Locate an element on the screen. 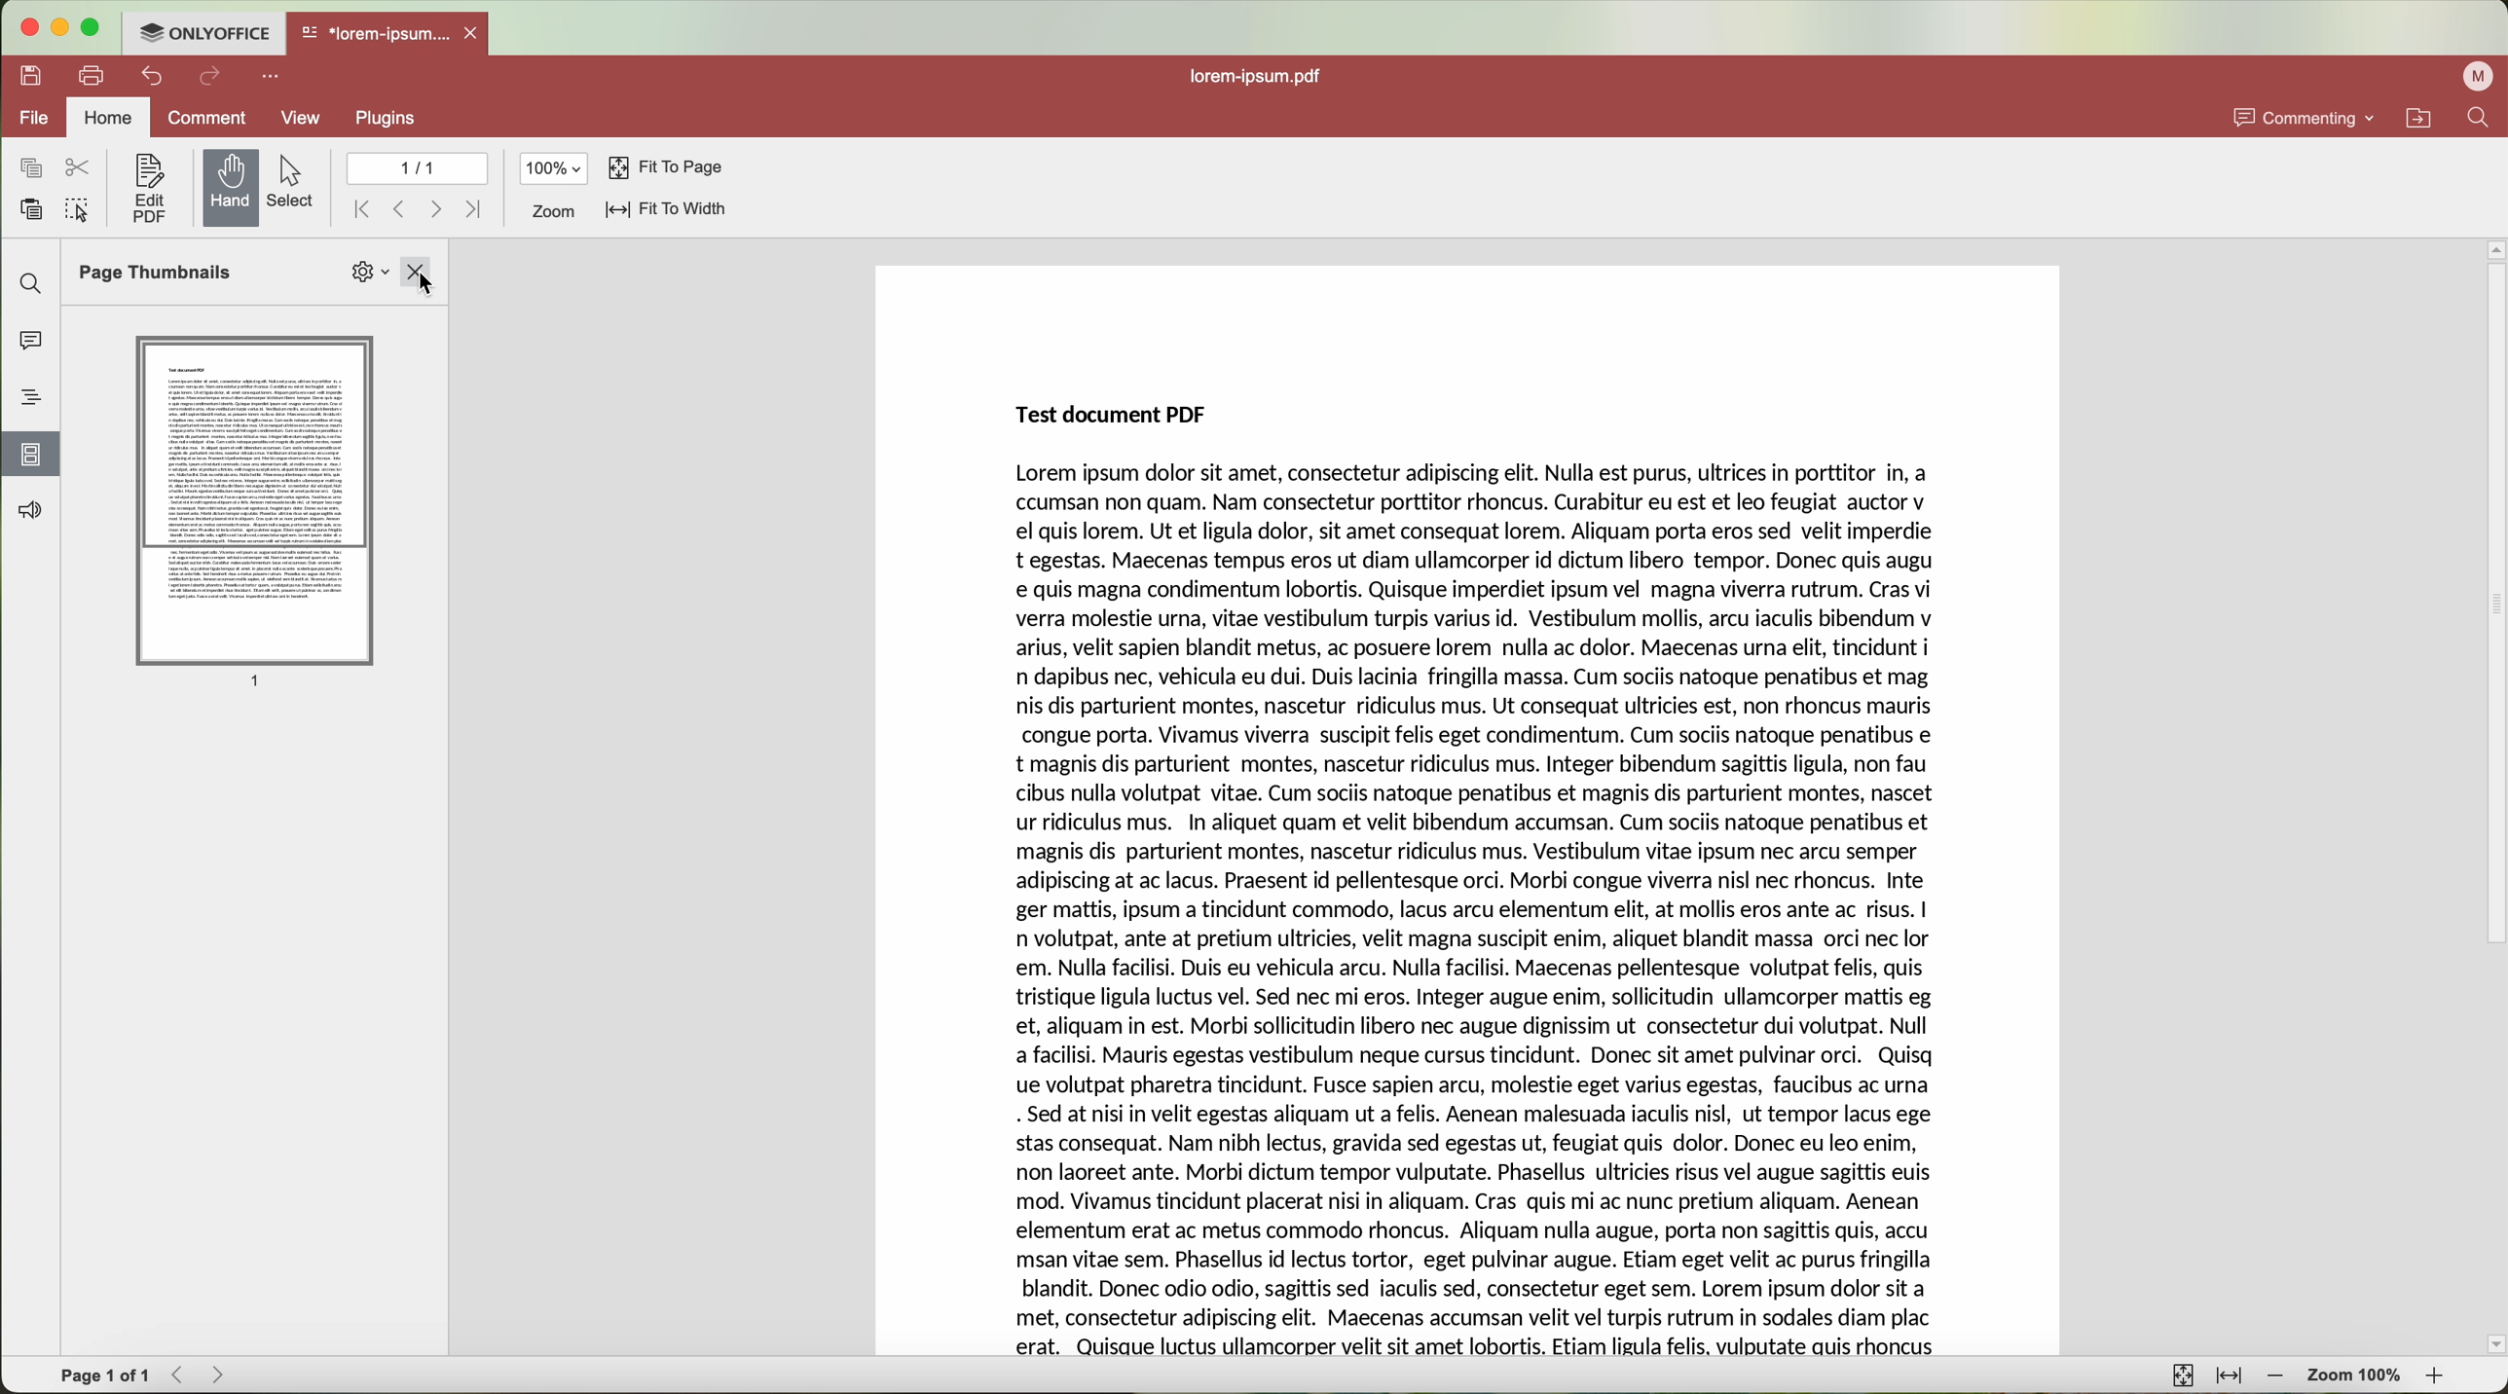 The width and height of the screenshot is (2508, 1394). customize quick access toolbar is located at coordinates (270, 77).